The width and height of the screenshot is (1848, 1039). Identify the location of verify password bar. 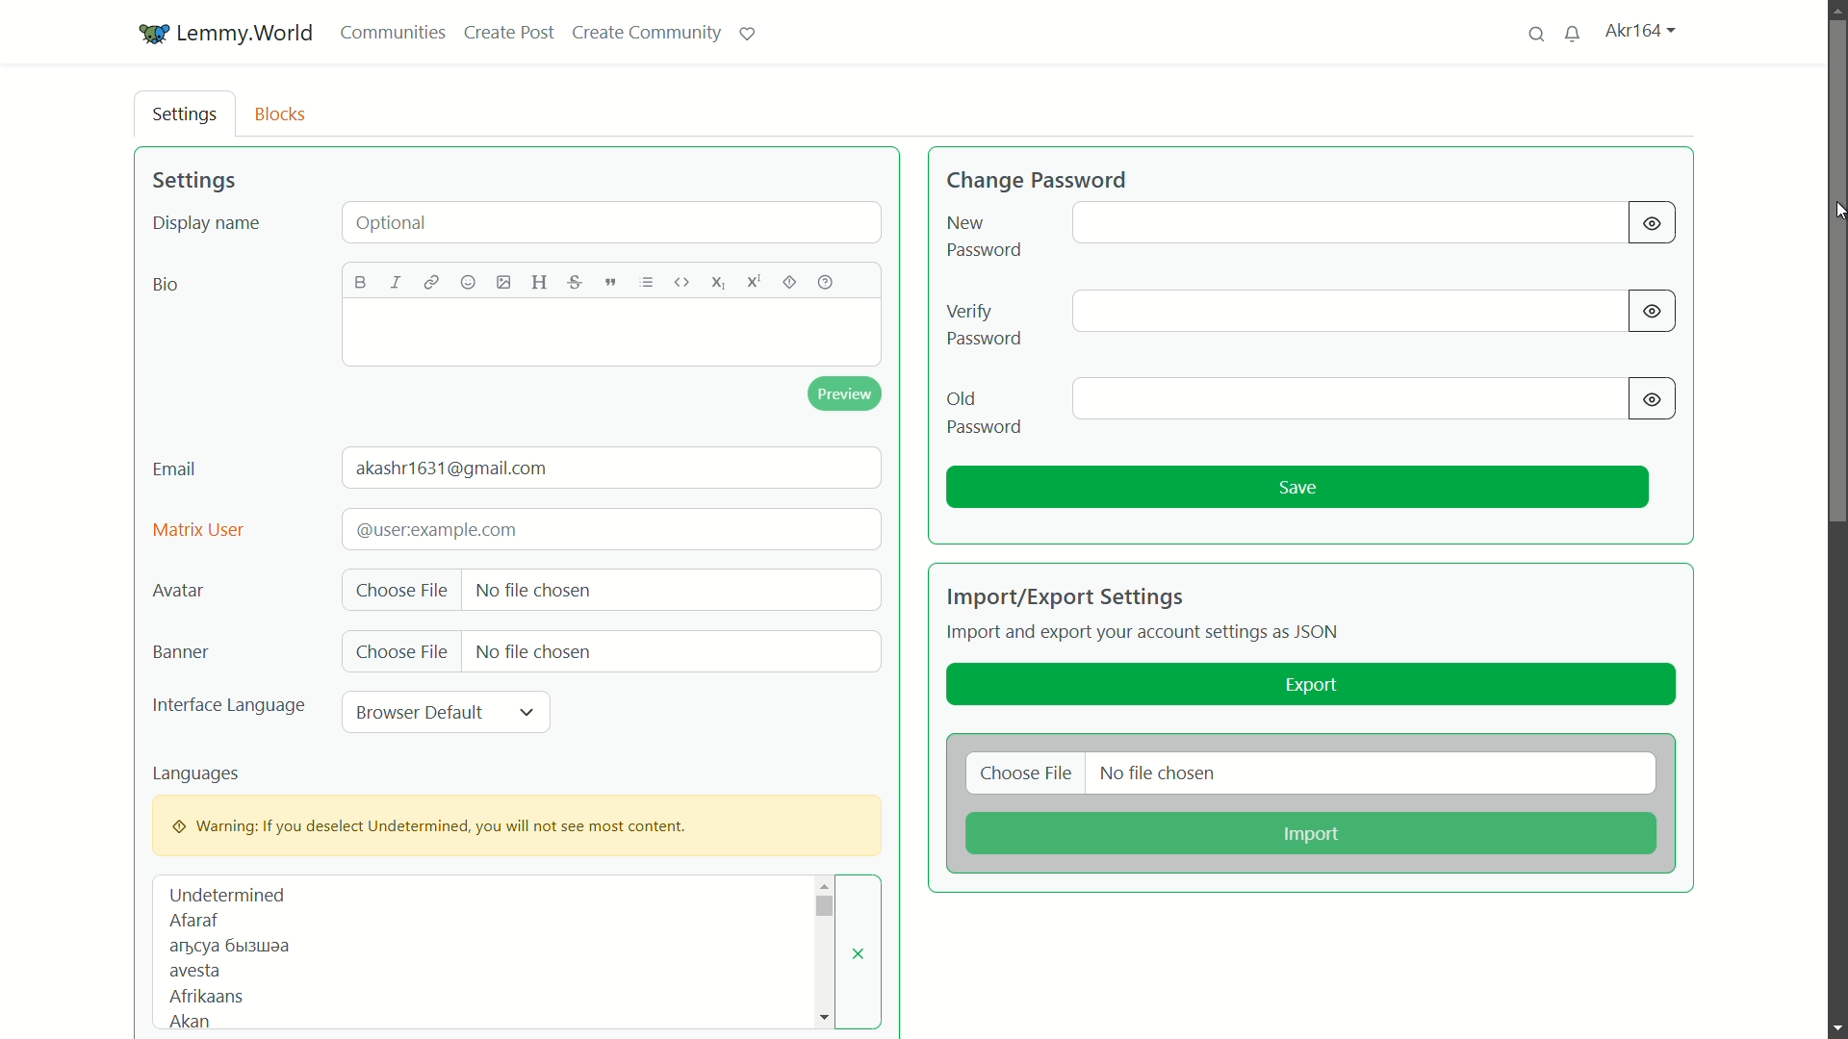
(1347, 313).